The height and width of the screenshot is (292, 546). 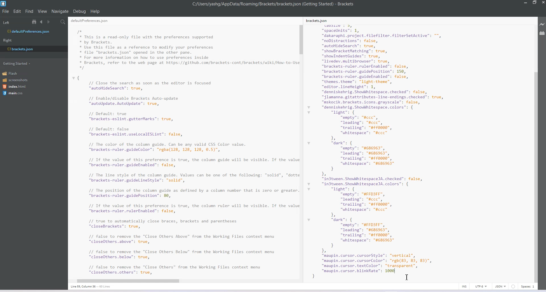 What do you see at coordinates (408, 277) in the screenshot?
I see `Text Cursor` at bounding box center [408, 277].